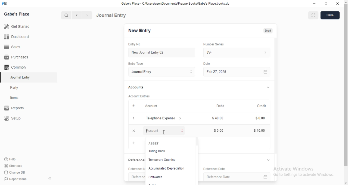 The height and width of the screenshot is (185, 348). Describe the element at coordinates (143, 31) in the screenshot. I see `New entry` at that location.